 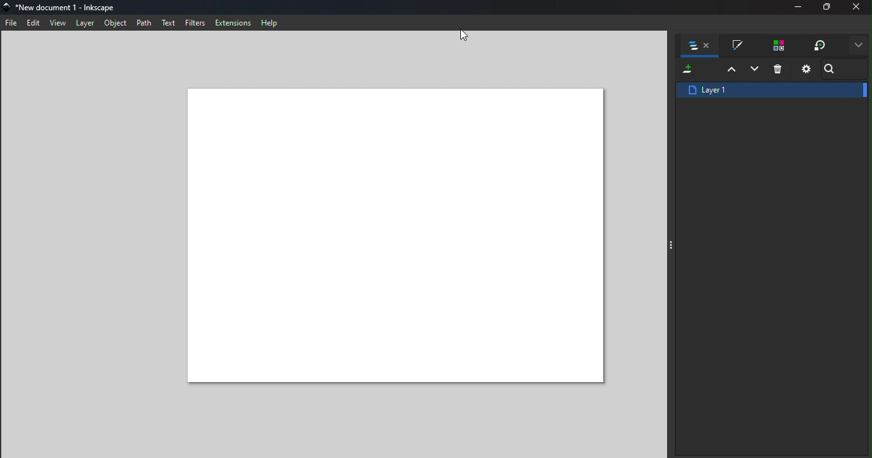 What do you see at coordinates (859, 8) in the screenshot?
I see `Close` at bounding box center [859, 8].